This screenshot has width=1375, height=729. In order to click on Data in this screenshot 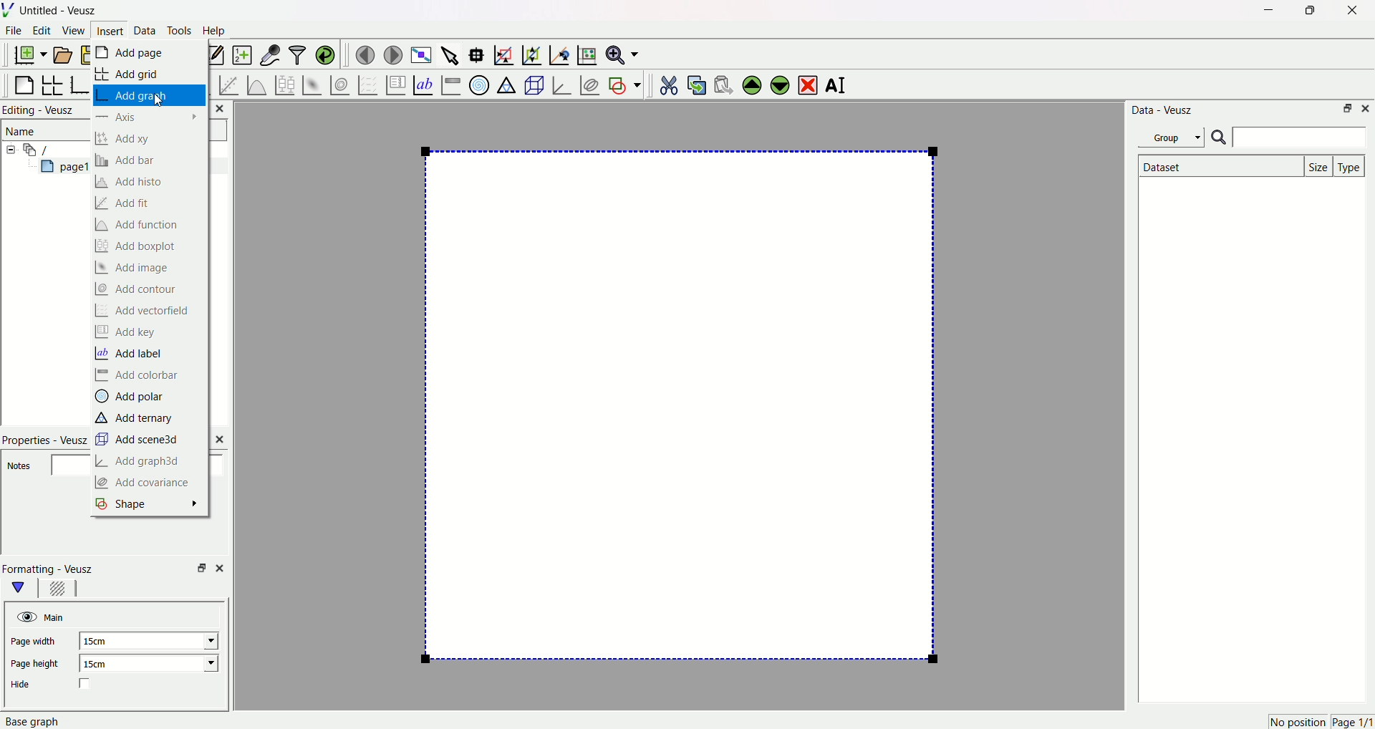, I will do `click(145, 32)`.